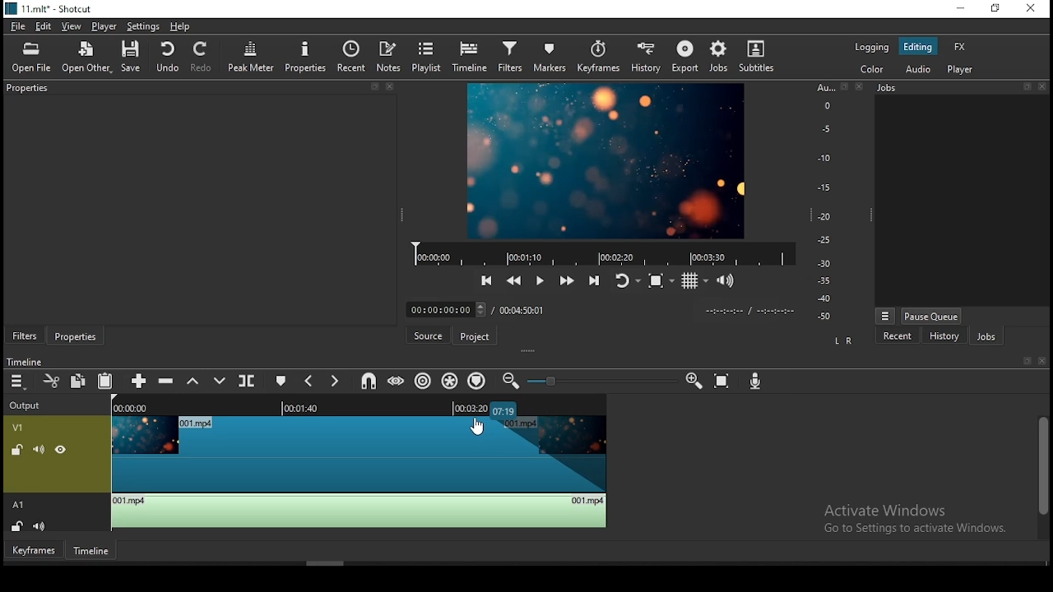 The width and height of the screenshot is (1053, 592). I want to click on editing, so click(918, 47).